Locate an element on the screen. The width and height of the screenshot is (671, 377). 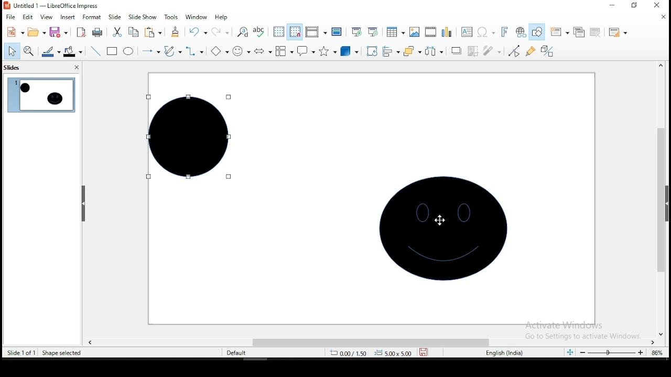
close is located at coordinates (661, 17).